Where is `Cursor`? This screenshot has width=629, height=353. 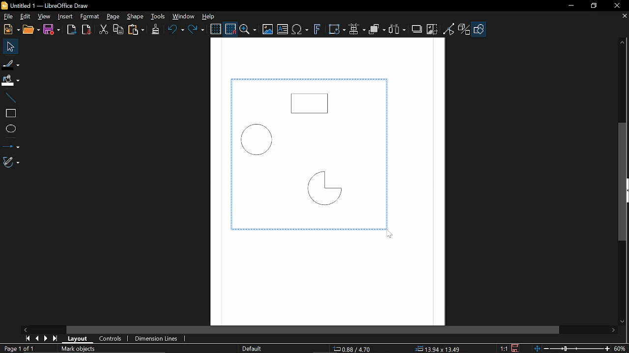 Cursor is located at coordinates (387, 234).